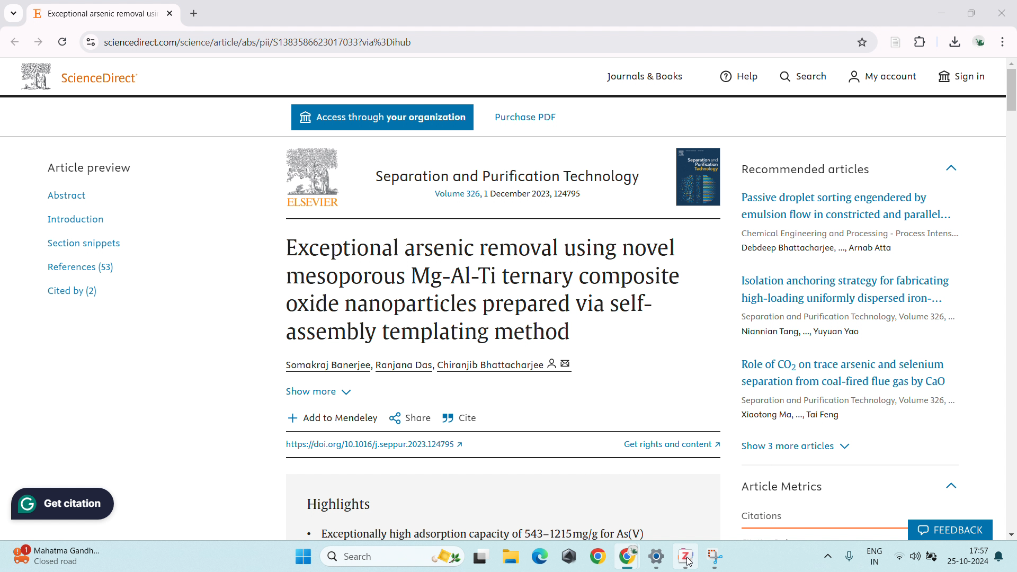 This screenshot has width=1017, height=572. What do you see at coordinates (378, 445) in the screenshot?
I see `https://doi.org/10.1016/j.seppur.2023.124795 2` at bounding box center [378, 445].